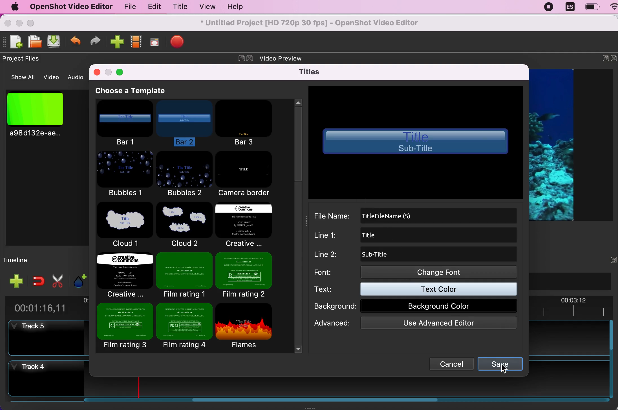 The height and width of the screenshot is (410, 618). I want to click on cancel, so click(451, 364).